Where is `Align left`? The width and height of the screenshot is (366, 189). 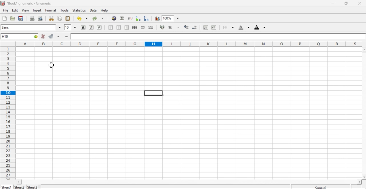
Align left is located at coordinates (111, 28).